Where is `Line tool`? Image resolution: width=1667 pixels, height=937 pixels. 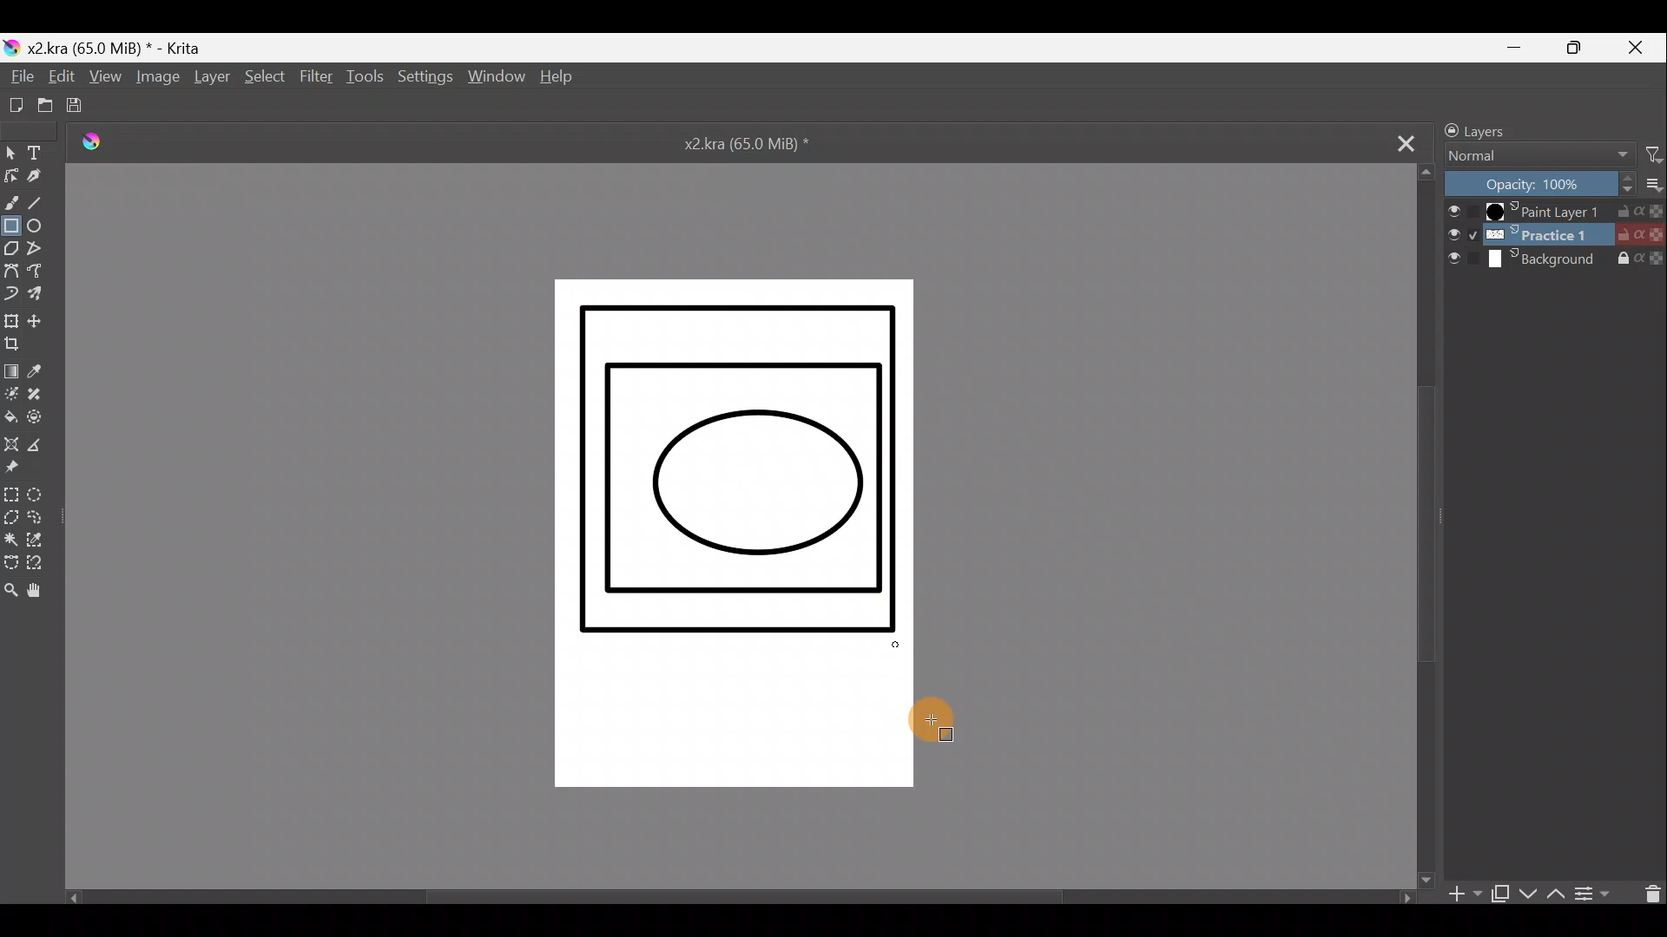 Line tool is located at coordinates (44, 206).